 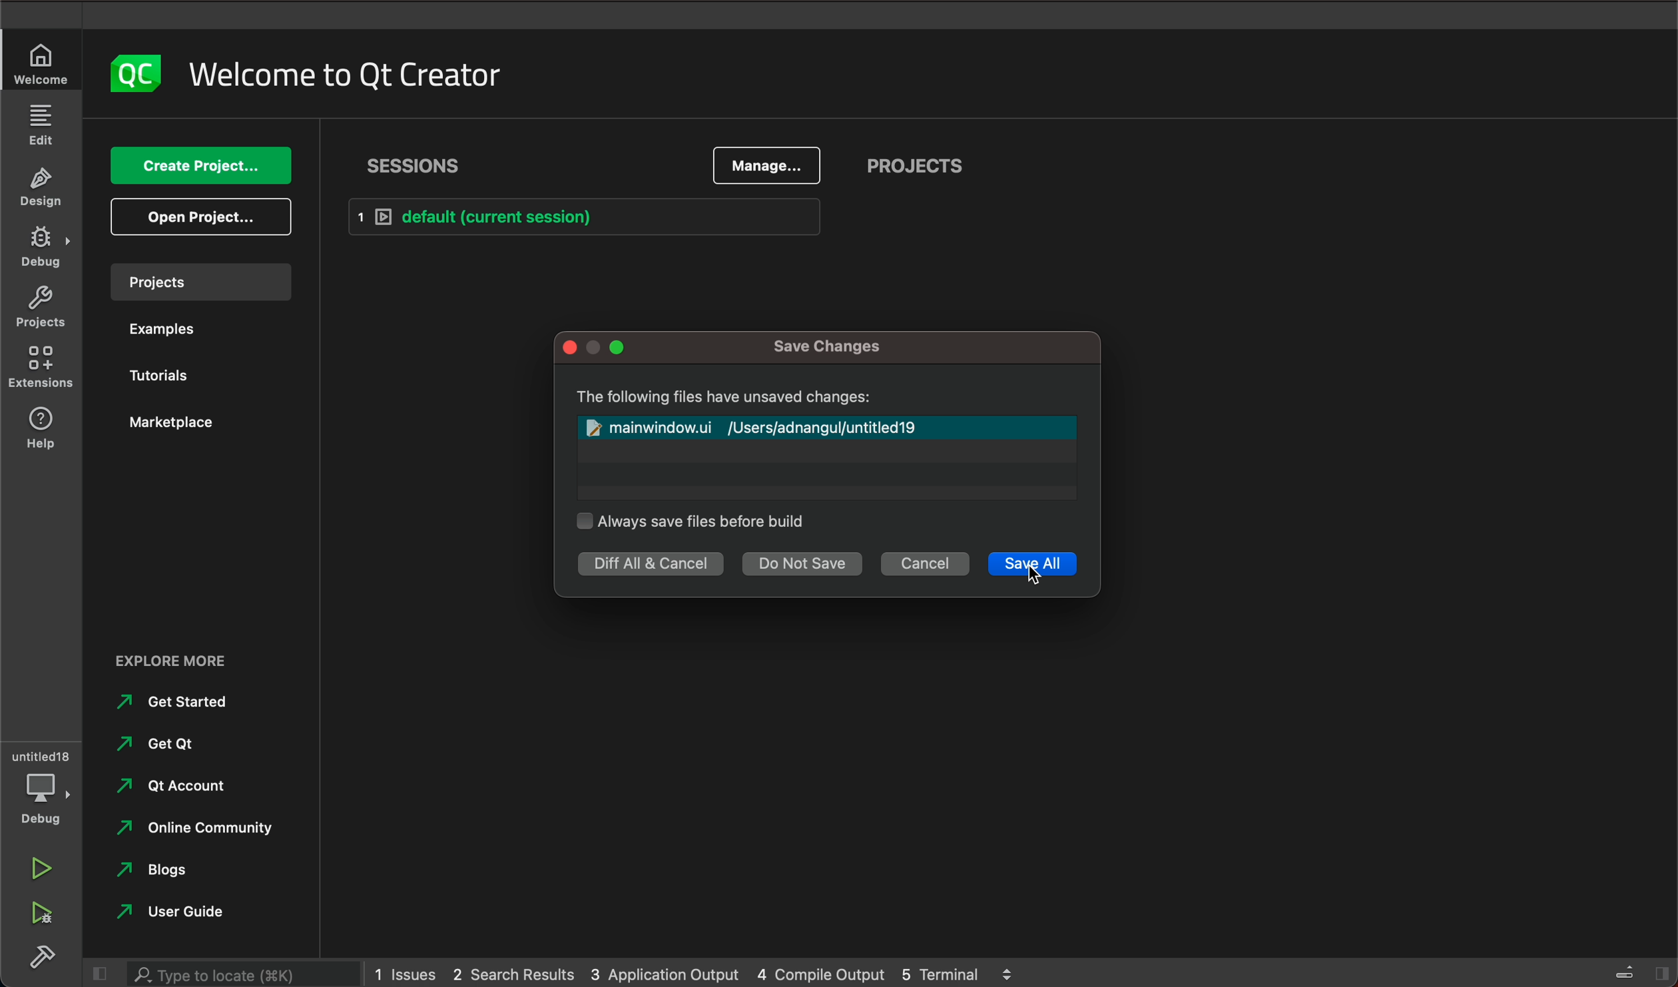 I want to click on run and debug, so click(x=40, y=917).